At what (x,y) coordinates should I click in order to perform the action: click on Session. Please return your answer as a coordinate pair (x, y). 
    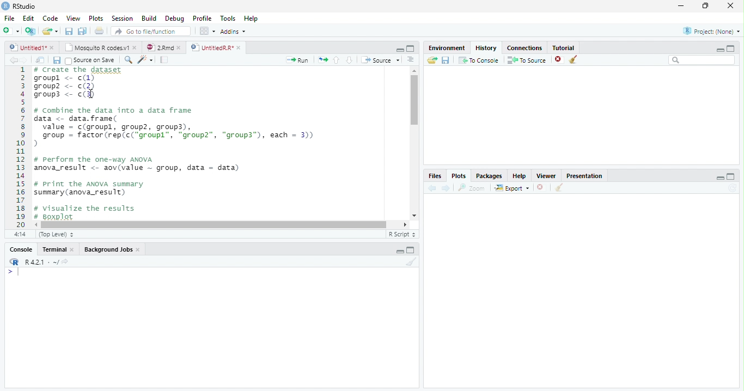
    Looking at the image, I should click on (123, 19).